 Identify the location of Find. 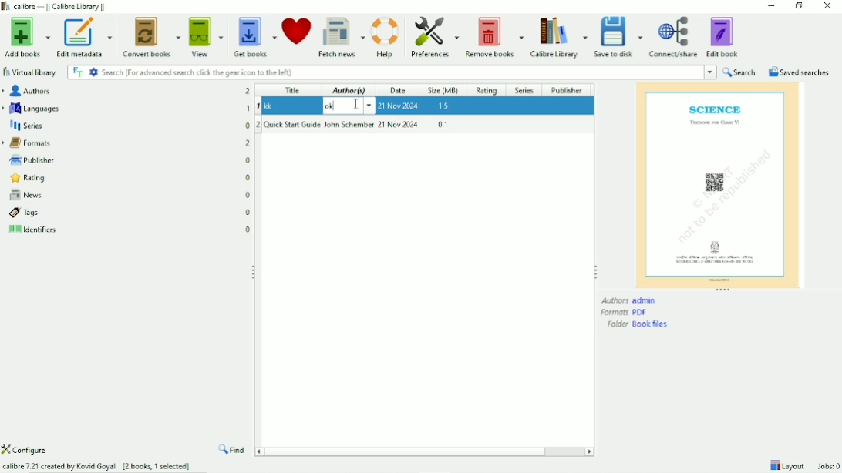
(231, 451).